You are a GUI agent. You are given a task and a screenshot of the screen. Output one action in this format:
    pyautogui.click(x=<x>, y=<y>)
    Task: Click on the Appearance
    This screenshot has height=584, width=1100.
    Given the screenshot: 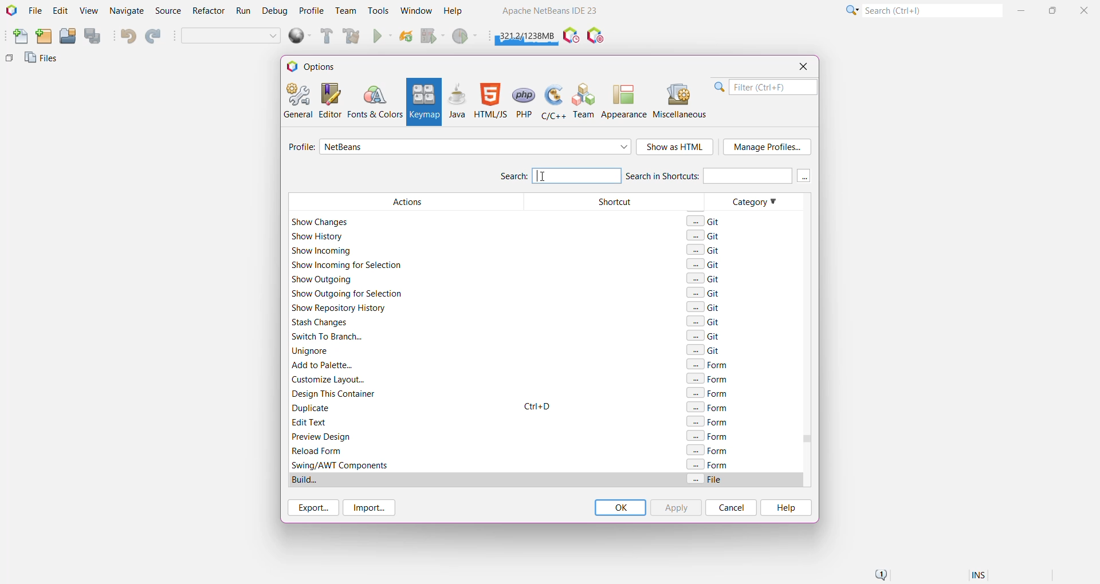 What is the action you would take?
    pyautogui.click(x=624, y=101)
    